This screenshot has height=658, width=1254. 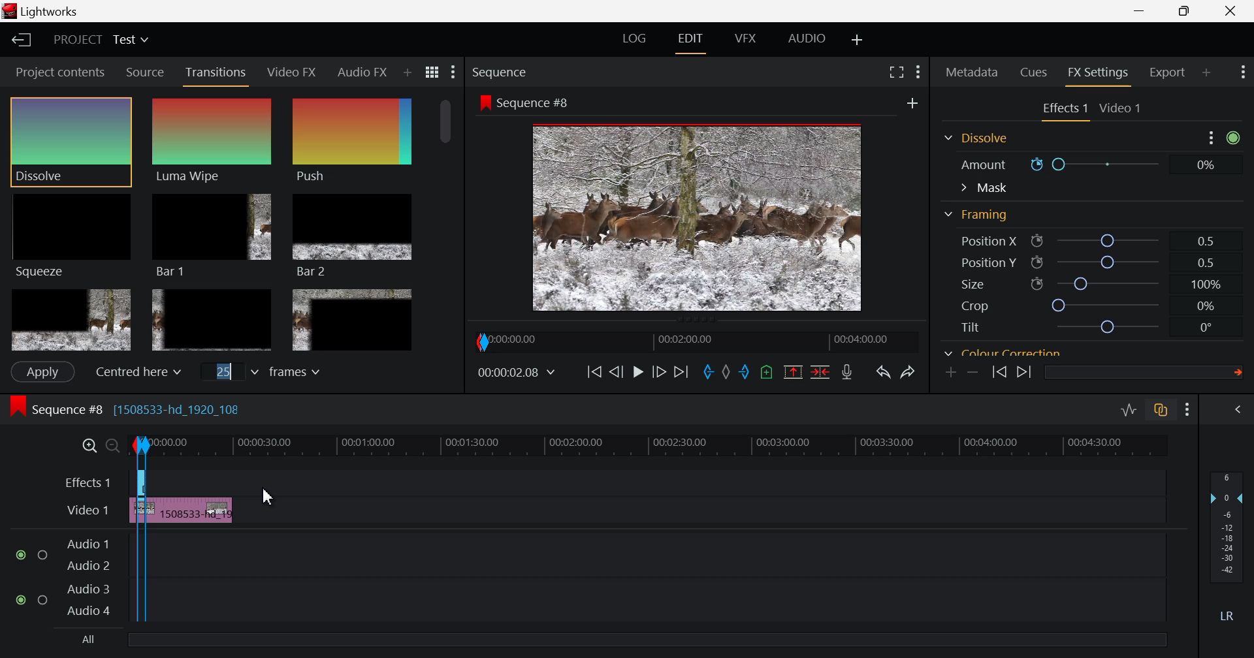 What do you see at coordinates (351, 320) in the screenshot?
I see `Box 6` at bounding box center [351, 320].